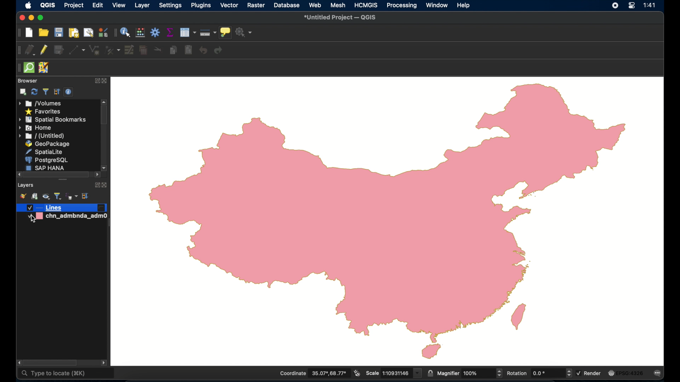 The width and height of the screenshot is (680, 382). I want to click on spatiallite, so click(43, 152).